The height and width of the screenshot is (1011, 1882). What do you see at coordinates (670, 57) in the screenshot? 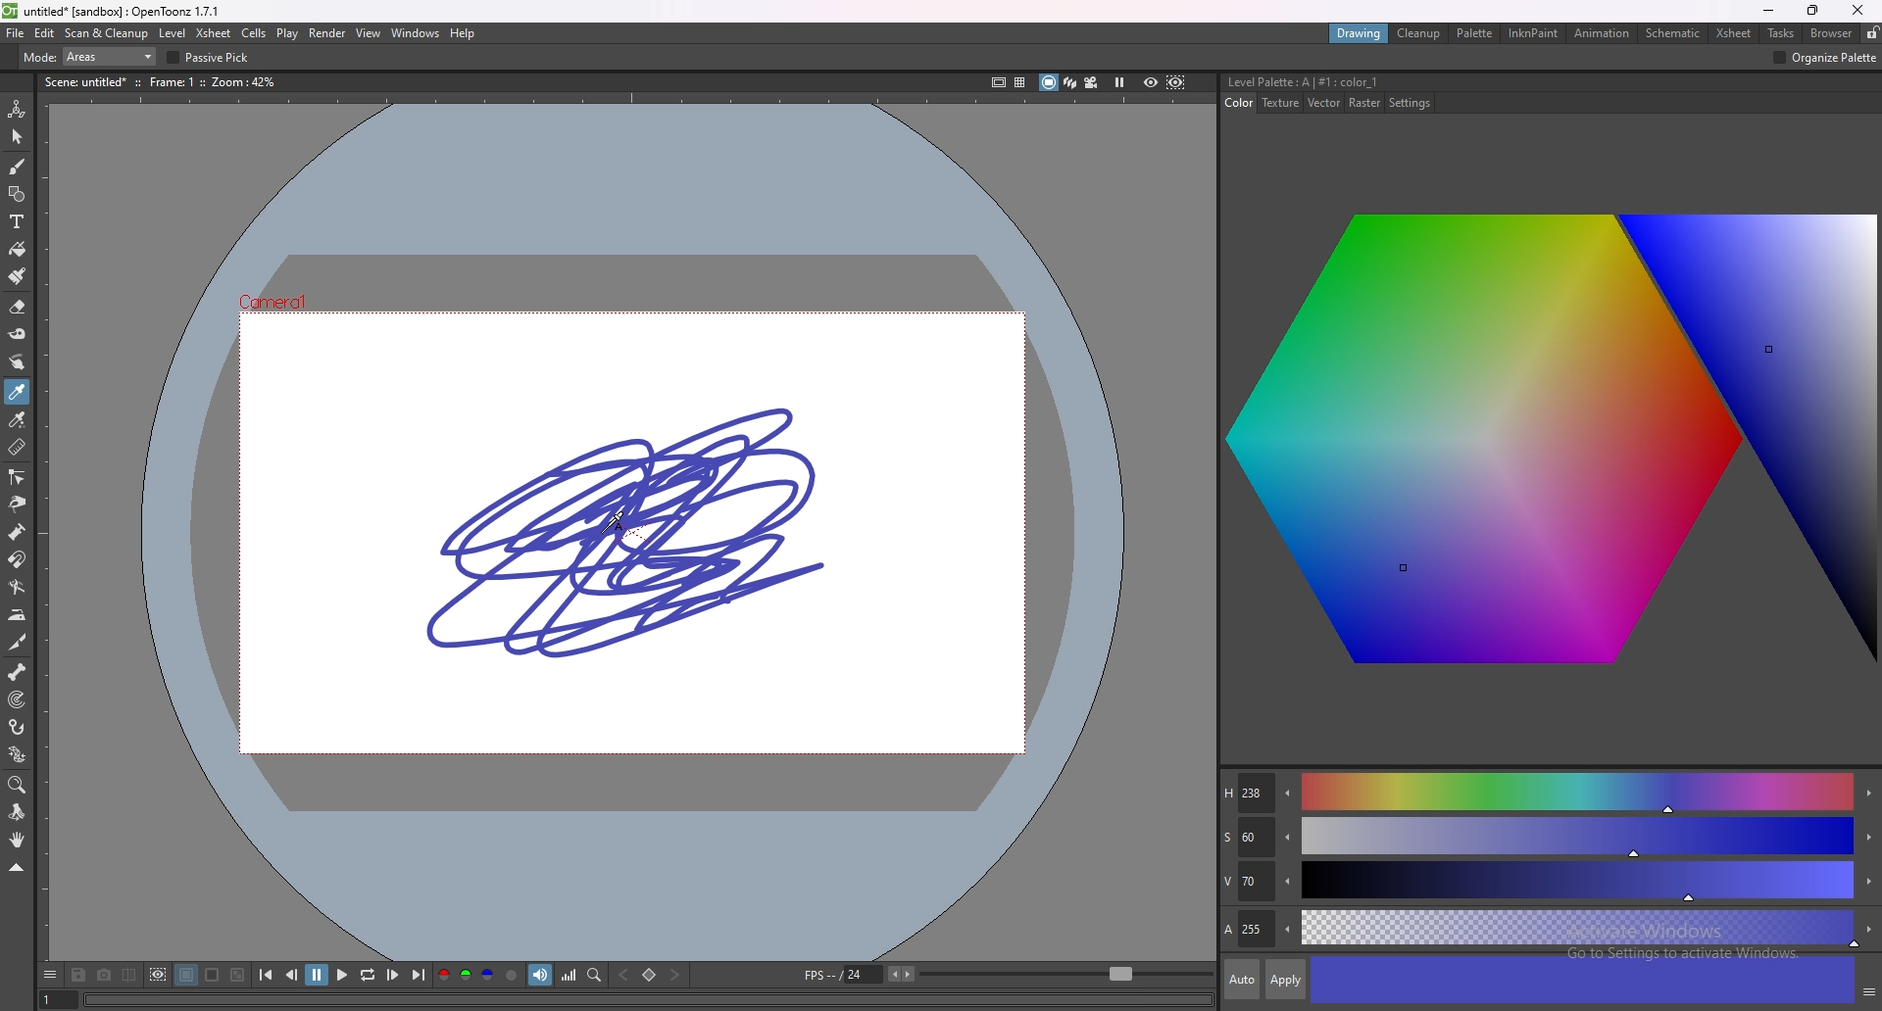
I see `scale` at bounding box center [670, 57].